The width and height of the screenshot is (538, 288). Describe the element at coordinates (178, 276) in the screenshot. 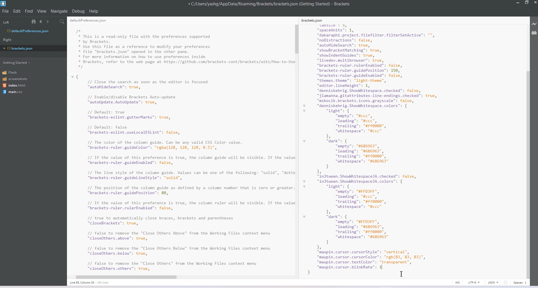

I see `Horizontal Scroll Bar` at that location.